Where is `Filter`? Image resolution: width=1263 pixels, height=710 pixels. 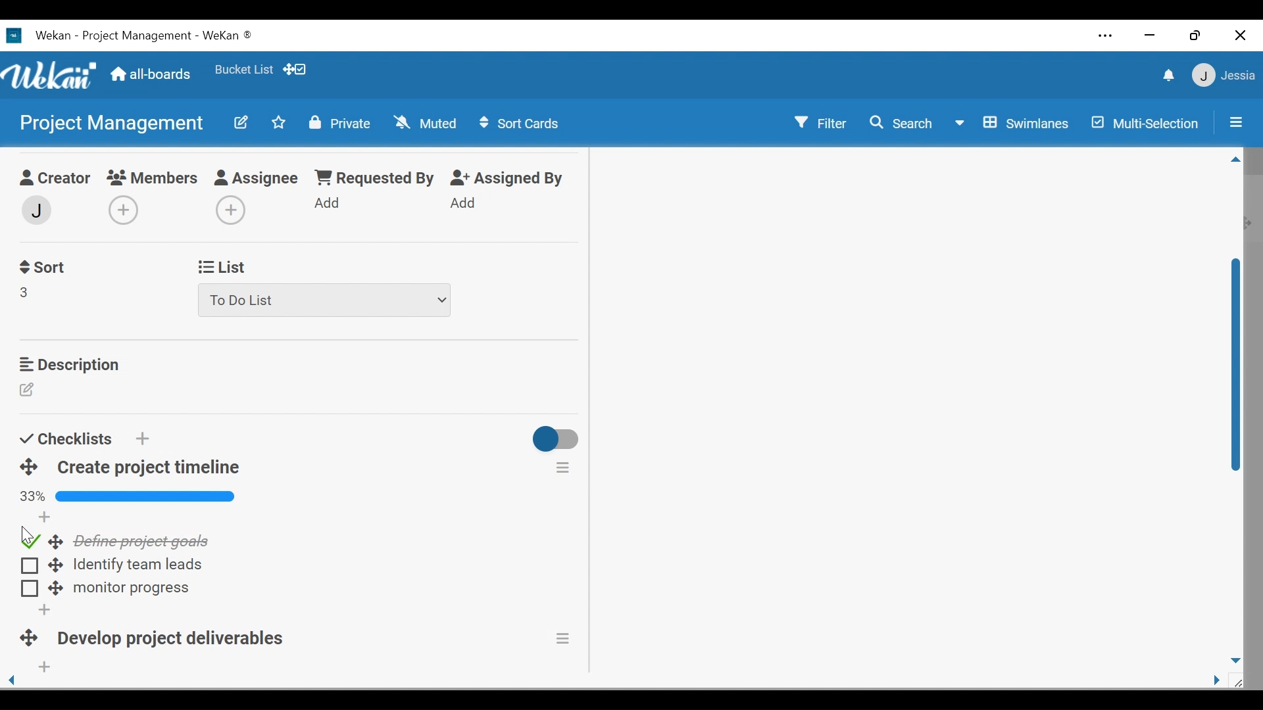
Filter is located at coordinates (820, 122).